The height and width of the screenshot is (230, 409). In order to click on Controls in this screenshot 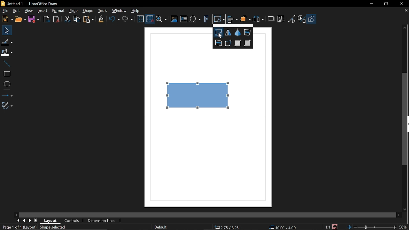, I will do `click(72, 220)`.